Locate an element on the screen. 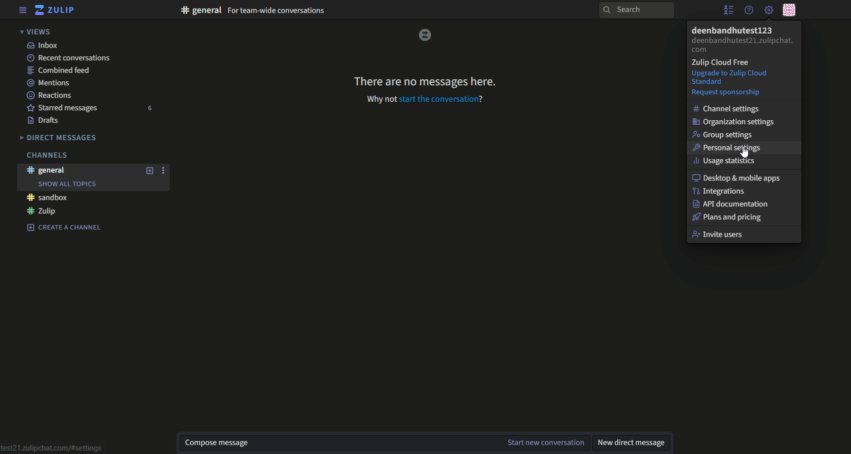 The width and height of the screenshot is (851, 454). number is located at coordinates (152, 108).